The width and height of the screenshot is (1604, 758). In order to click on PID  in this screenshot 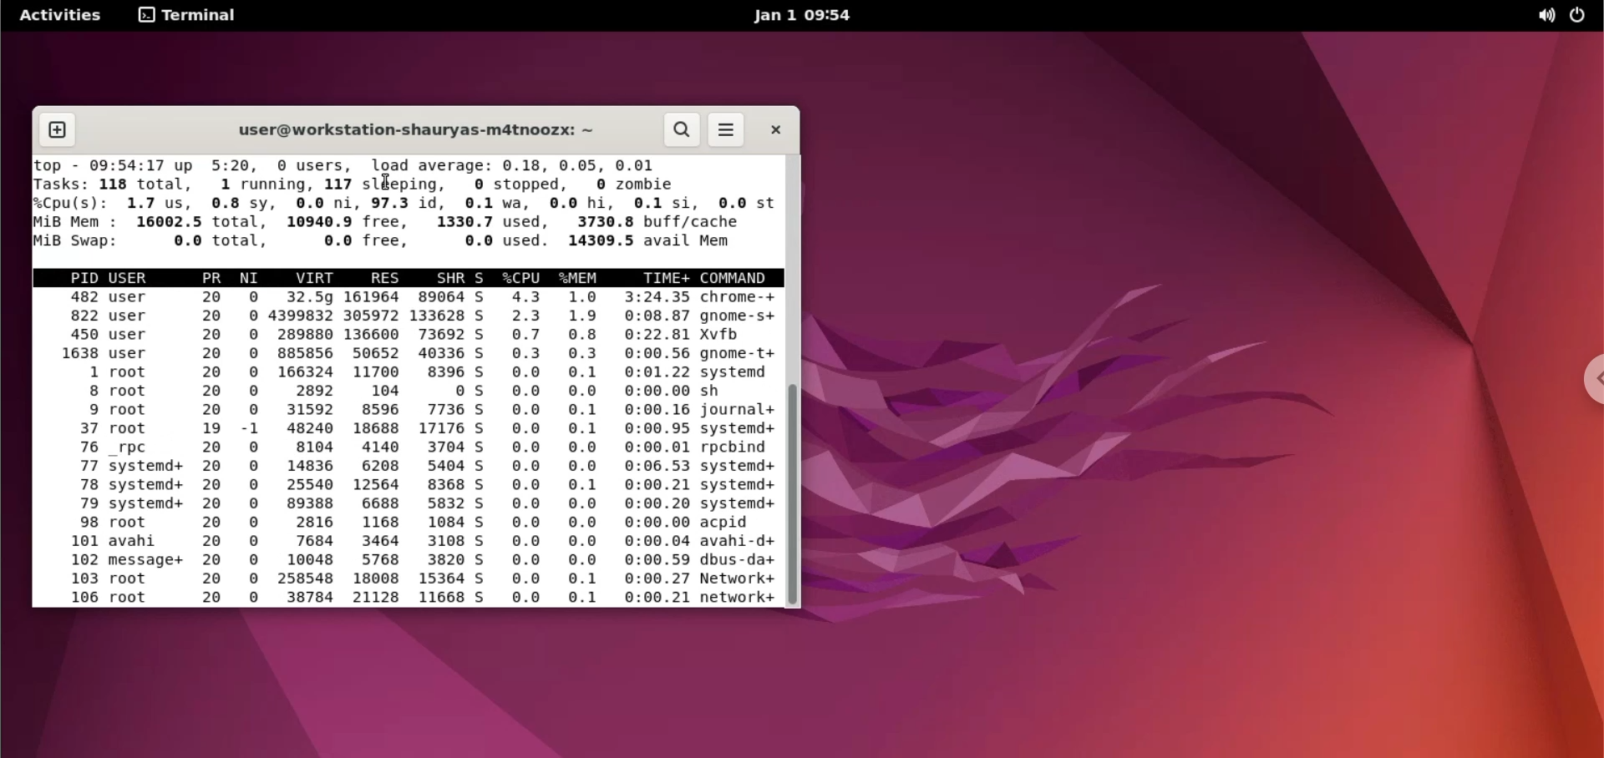, I will do `click(77, 274)`.